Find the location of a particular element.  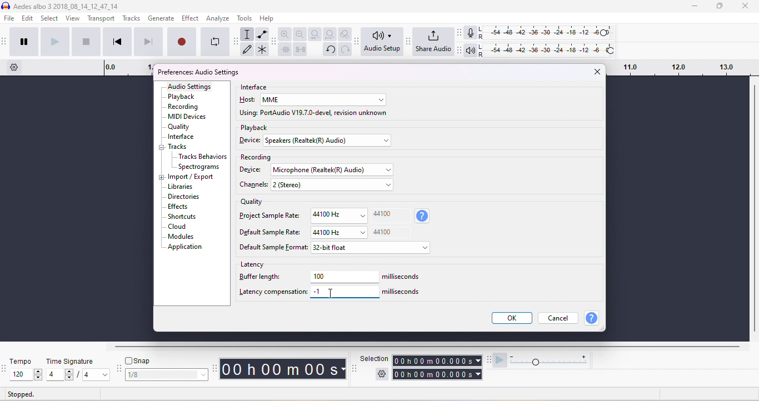

host is located at coordinates (248, 100).